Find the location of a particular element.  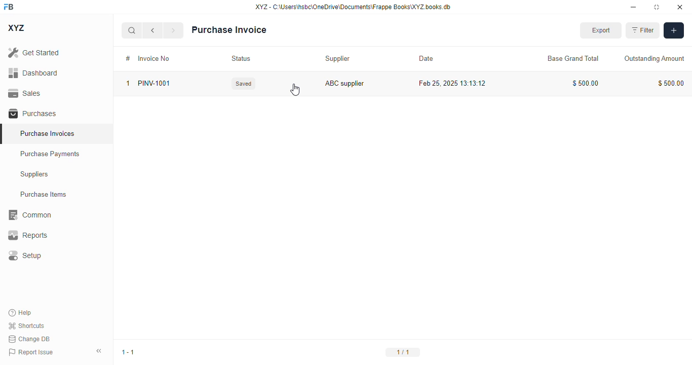

FB - logo is located at coordinates (9, 7).